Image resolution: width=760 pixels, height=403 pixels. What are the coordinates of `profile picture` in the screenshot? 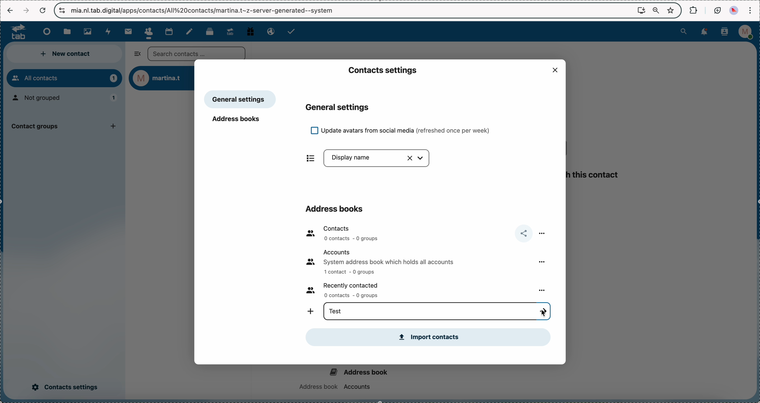 It's located at (734, 10).